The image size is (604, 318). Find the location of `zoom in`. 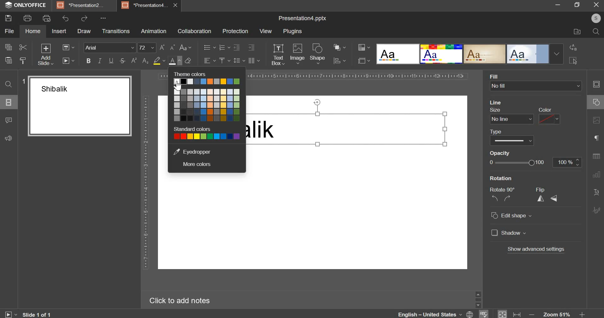

zoom in is located at coordinates (580, 313).